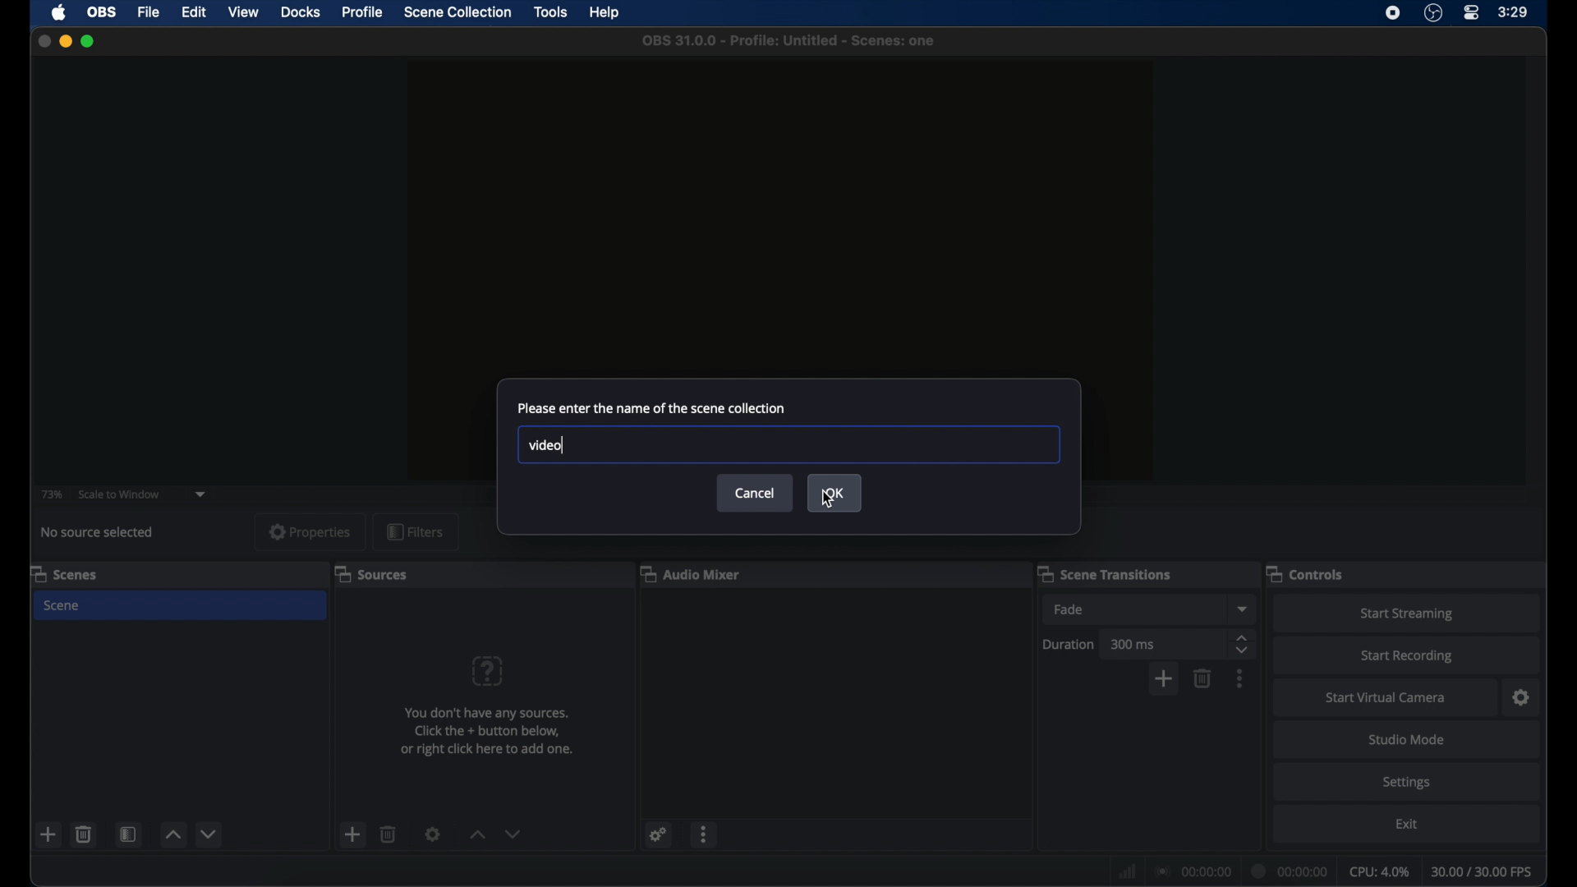 This screenshot has height=887, width=1577. I want to click on file, so click(148, 11).